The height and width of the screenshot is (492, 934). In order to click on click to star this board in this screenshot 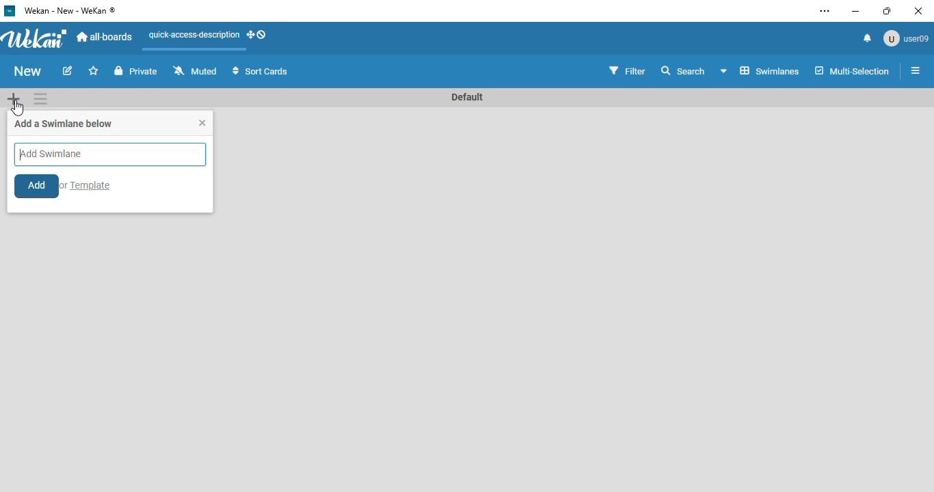, I will do `click(94, 70)`.